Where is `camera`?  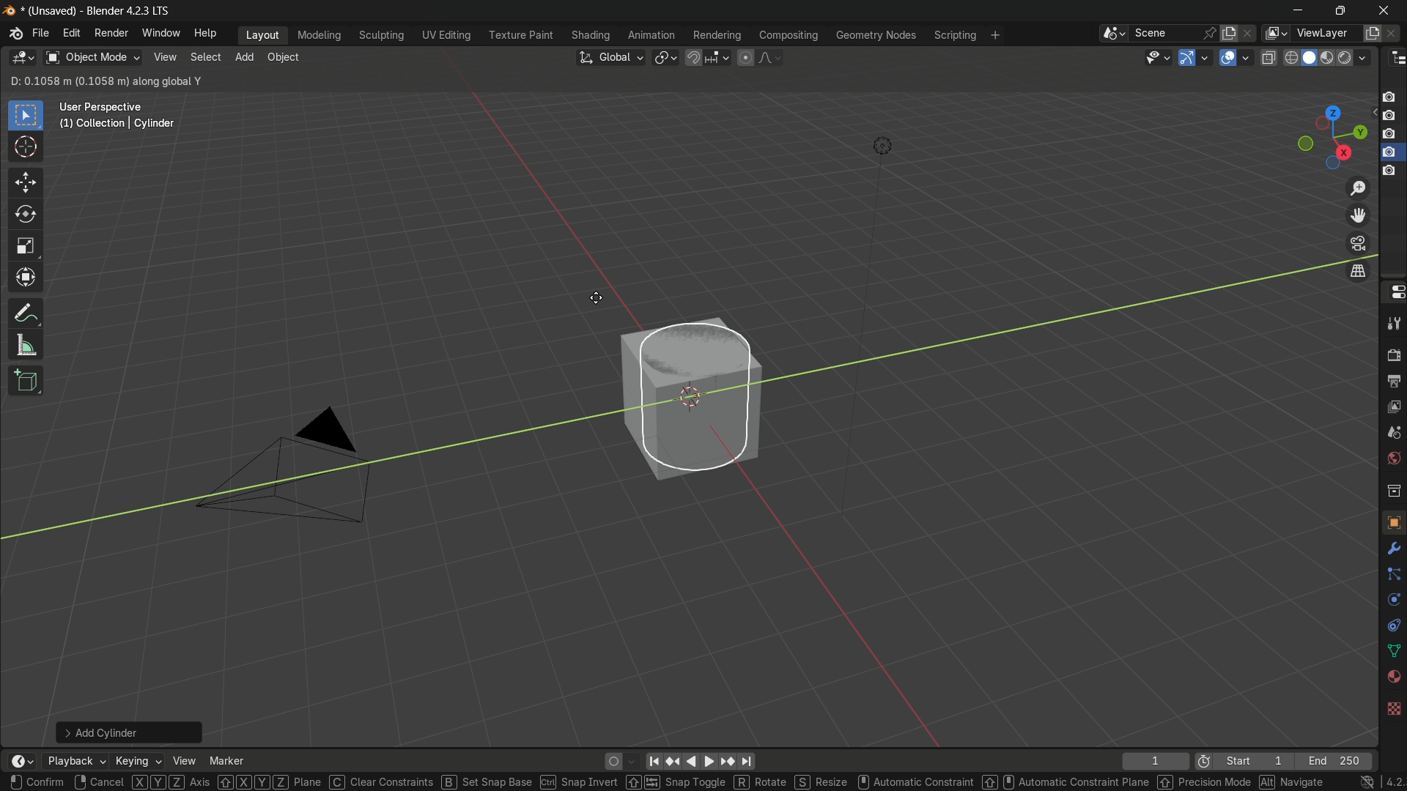 camera is located at coordinates (282, 464).